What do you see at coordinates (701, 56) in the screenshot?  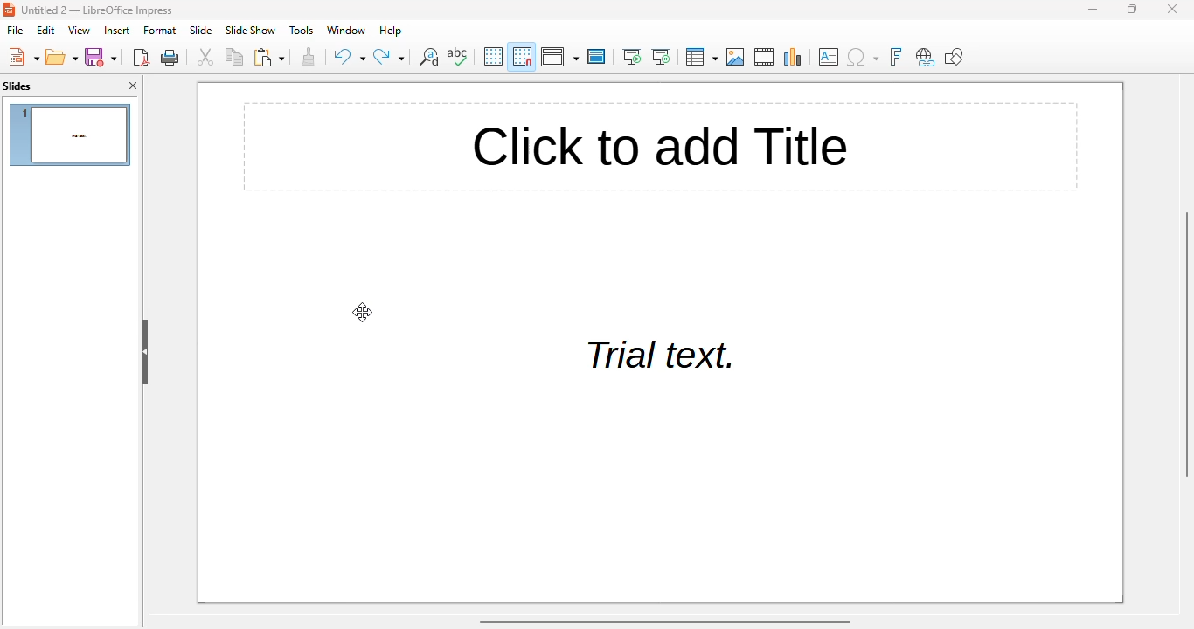 I see `table` at bounding box center [701, 56].